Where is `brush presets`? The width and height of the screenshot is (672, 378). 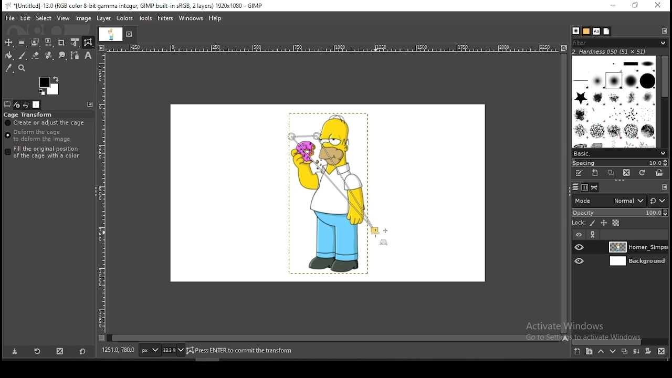 brush presets is located at coordinates (620, 152).